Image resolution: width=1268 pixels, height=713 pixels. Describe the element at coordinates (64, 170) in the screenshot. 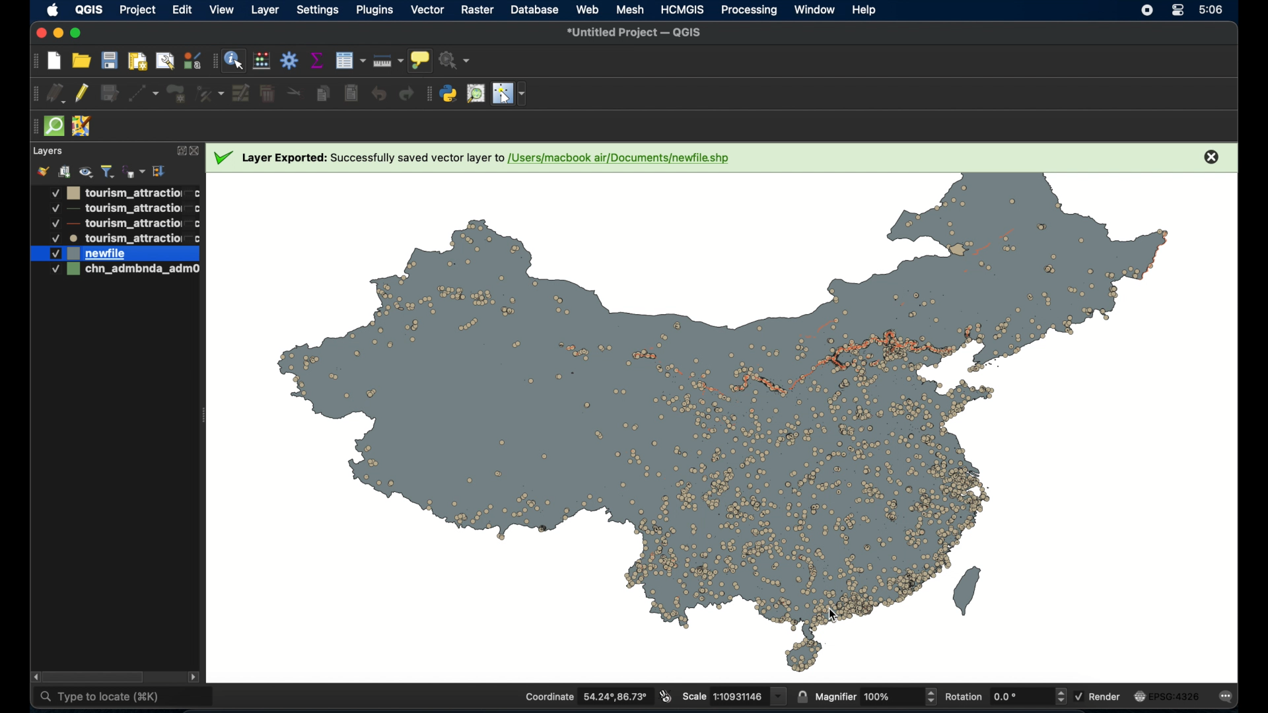

I see `add group` at that location.